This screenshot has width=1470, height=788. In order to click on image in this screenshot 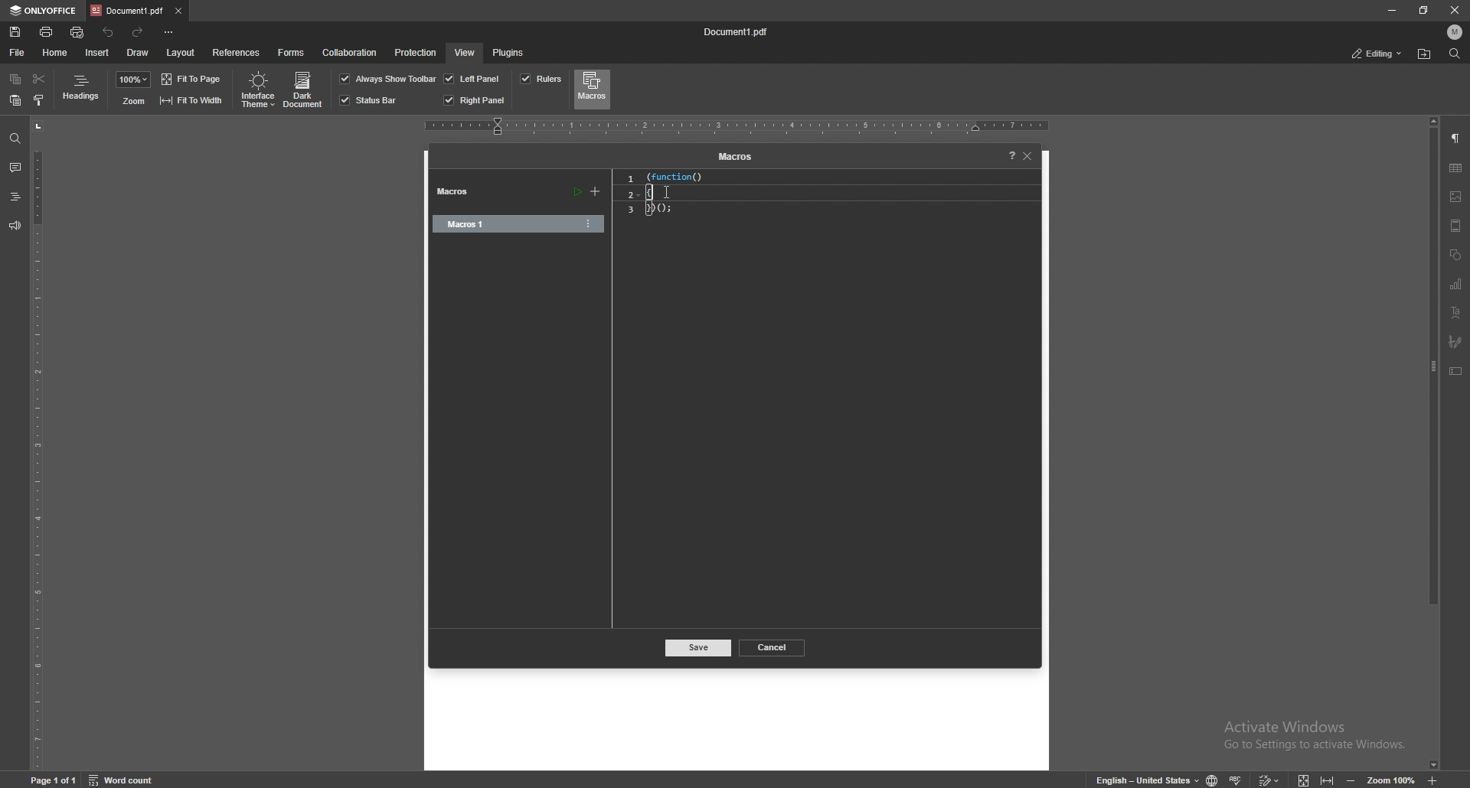, I will do `click(1456, 196)`.